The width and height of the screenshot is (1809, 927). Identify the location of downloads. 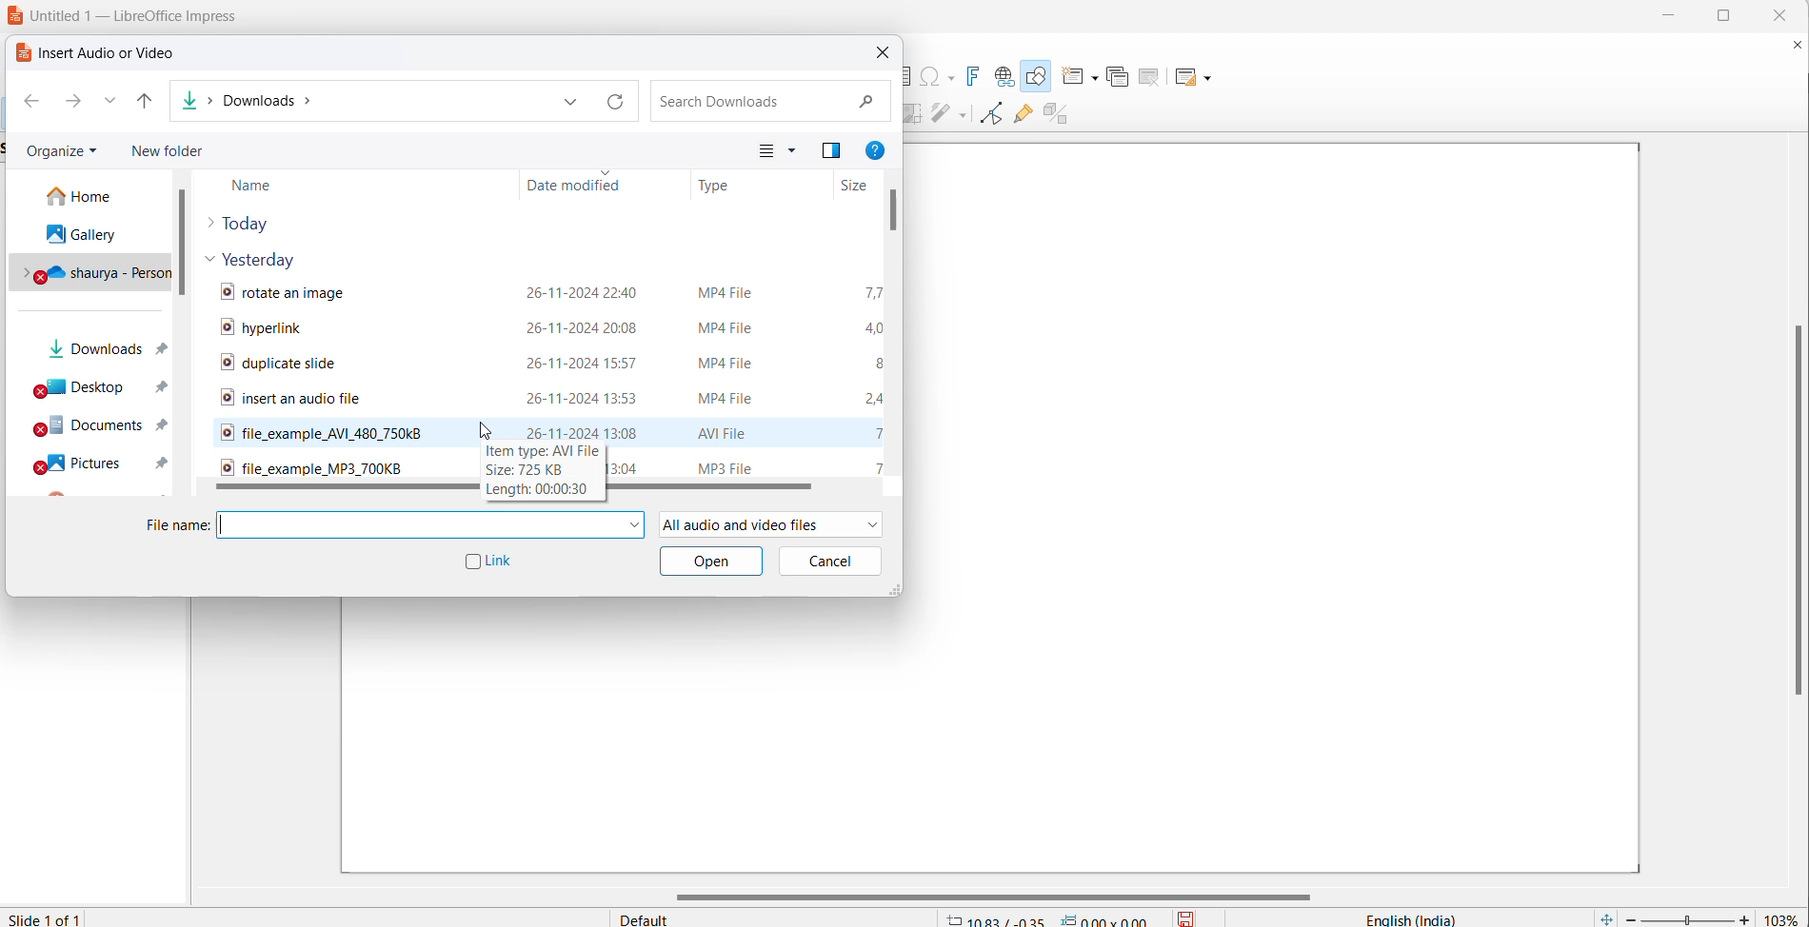
(107, 348).